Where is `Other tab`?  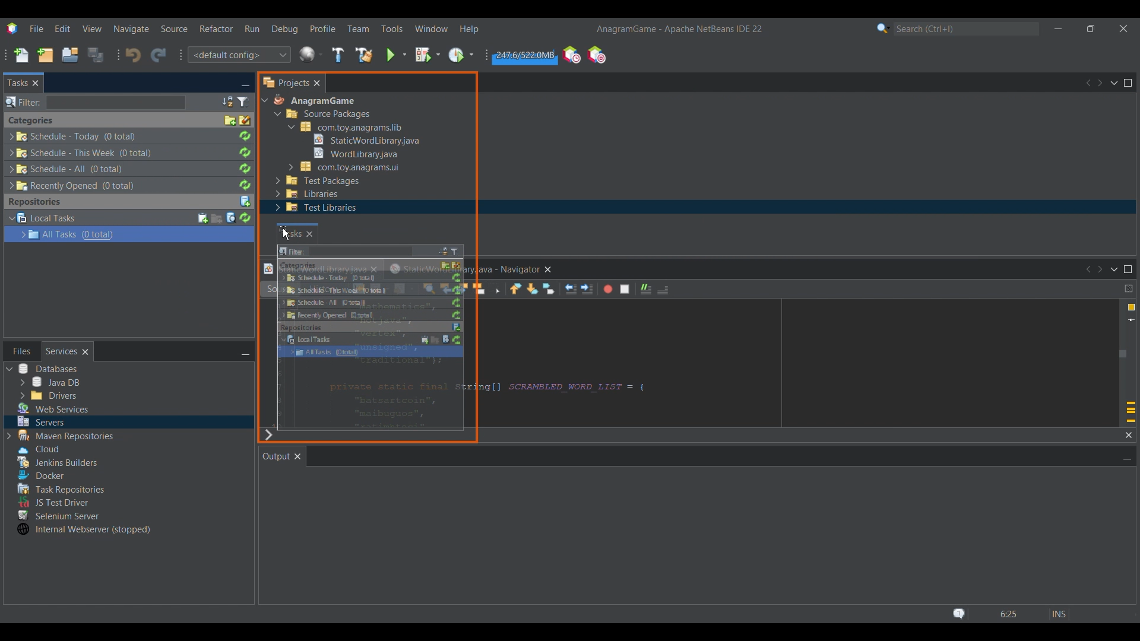
Other tab is located at coordinates (22, 351).